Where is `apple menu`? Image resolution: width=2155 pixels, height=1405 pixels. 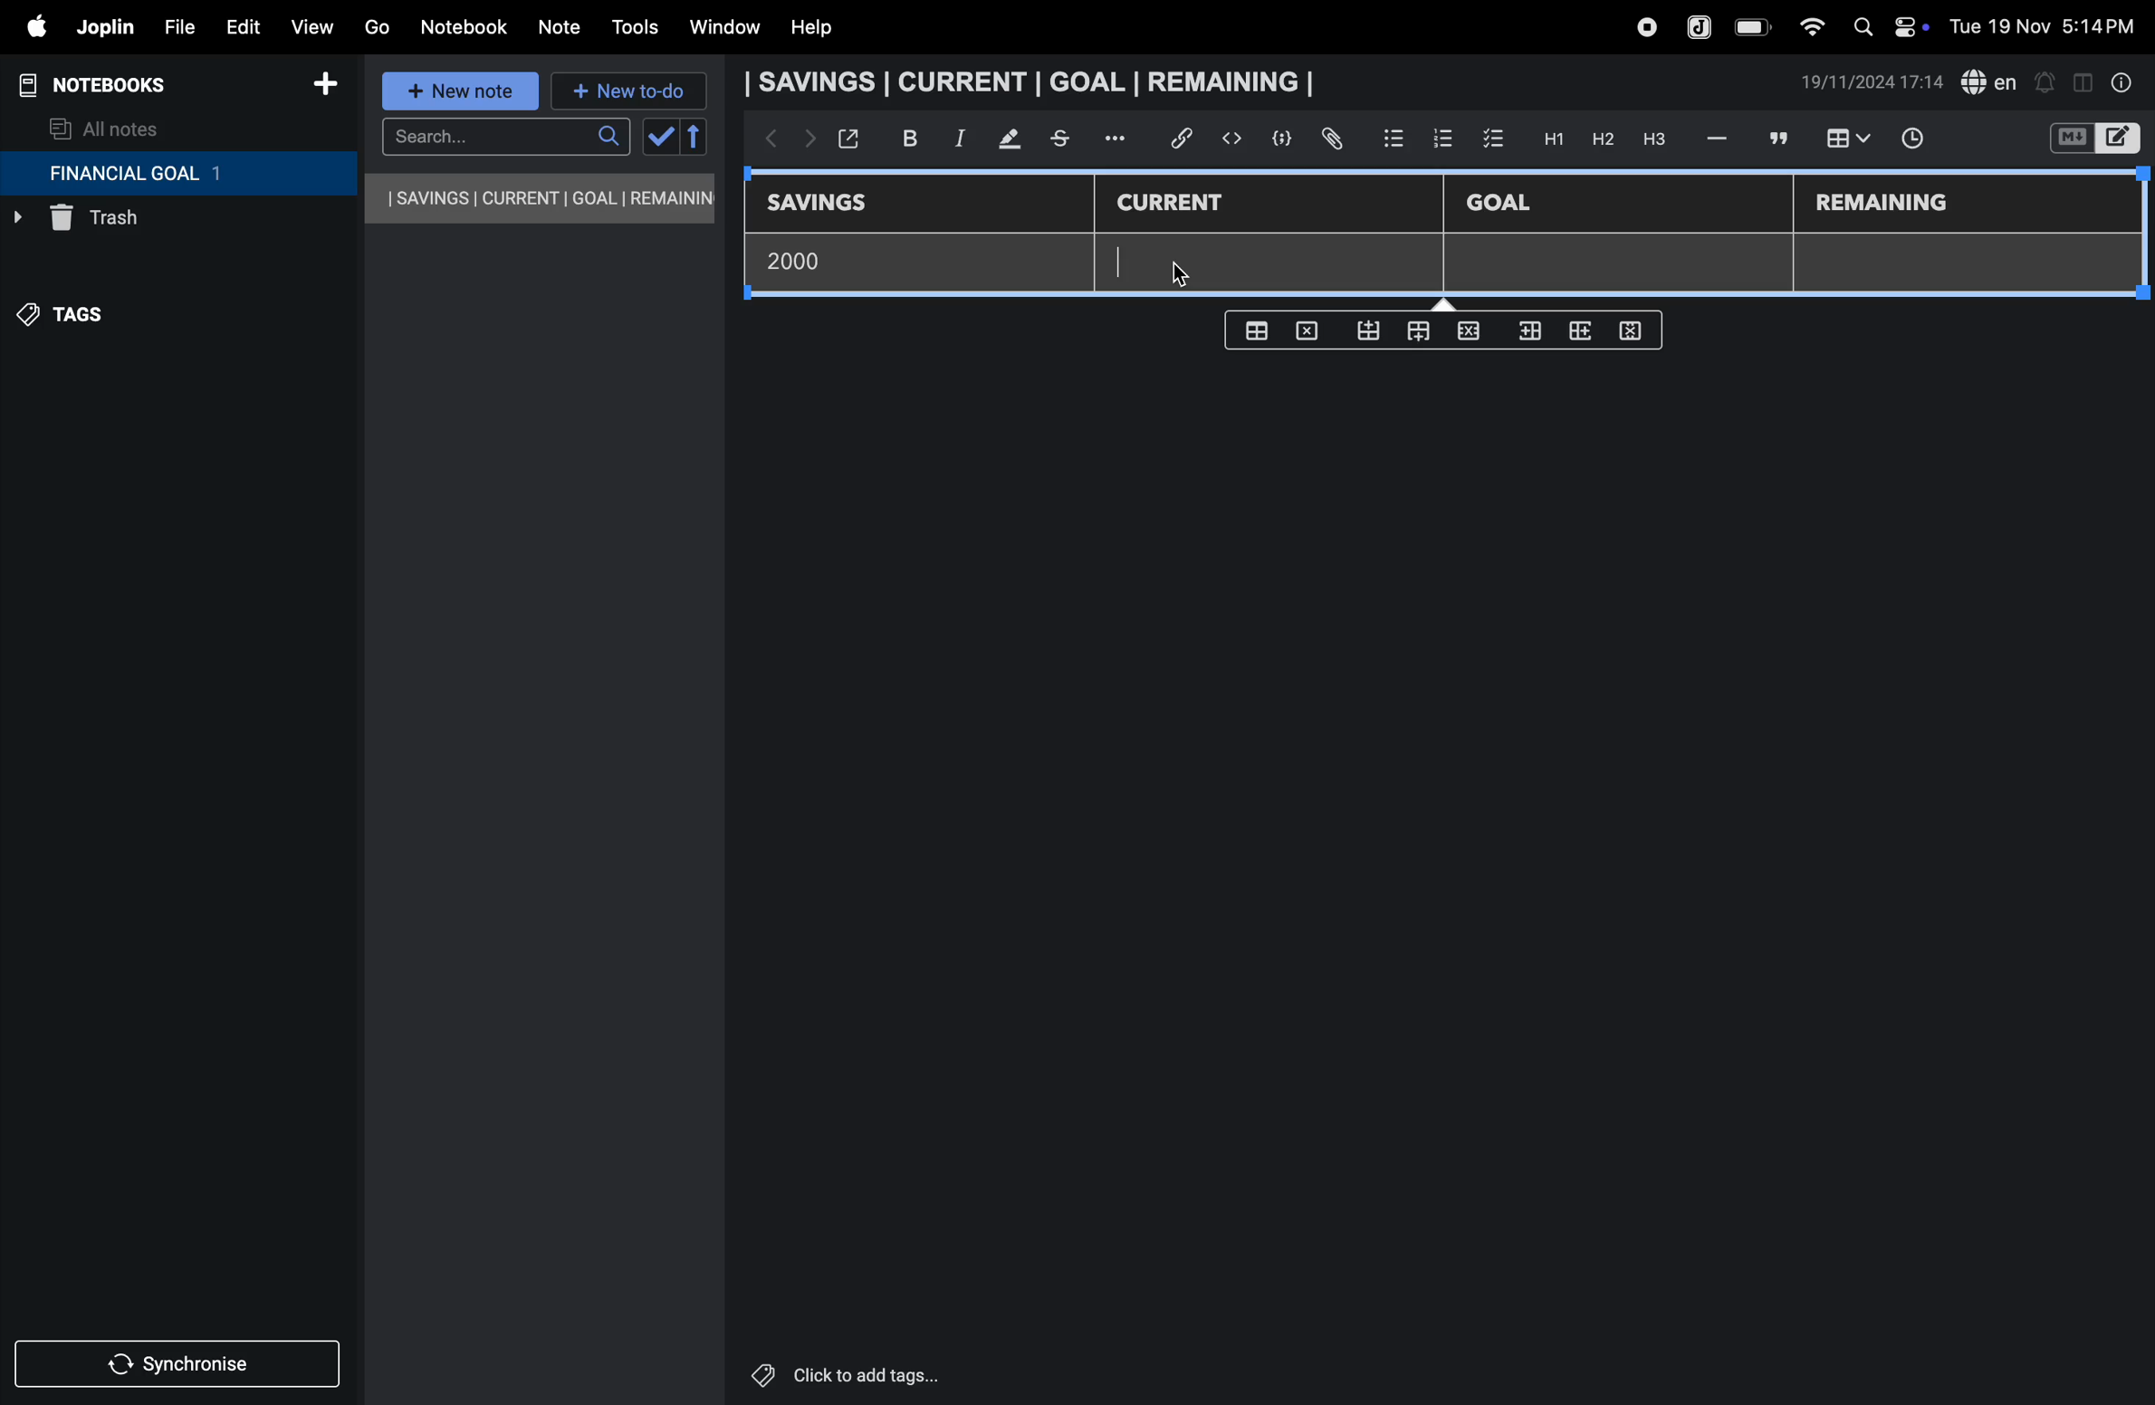 apple menu is located at coordinates (27, 26).